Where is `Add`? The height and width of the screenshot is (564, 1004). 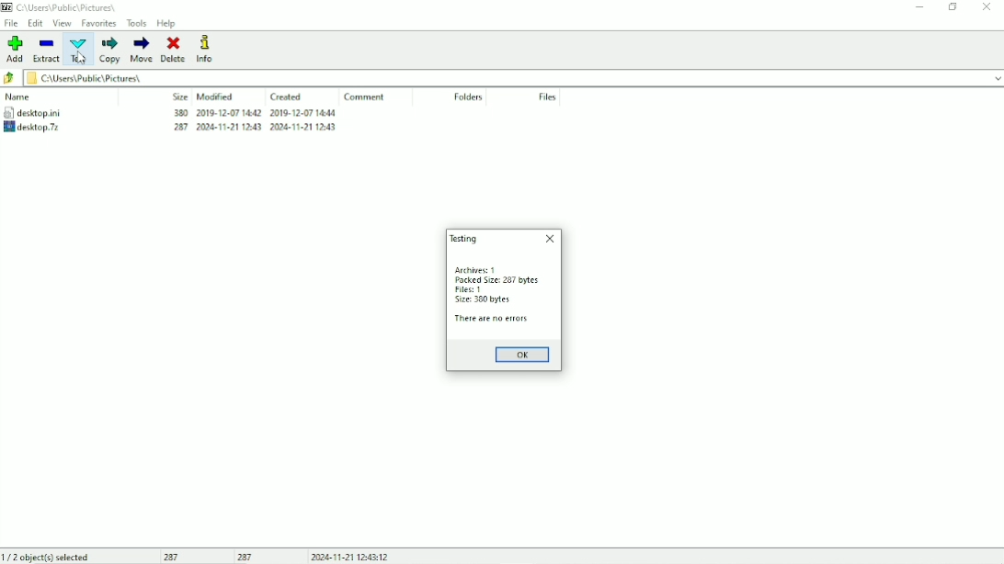
Add is located at coordinates (16, 50).